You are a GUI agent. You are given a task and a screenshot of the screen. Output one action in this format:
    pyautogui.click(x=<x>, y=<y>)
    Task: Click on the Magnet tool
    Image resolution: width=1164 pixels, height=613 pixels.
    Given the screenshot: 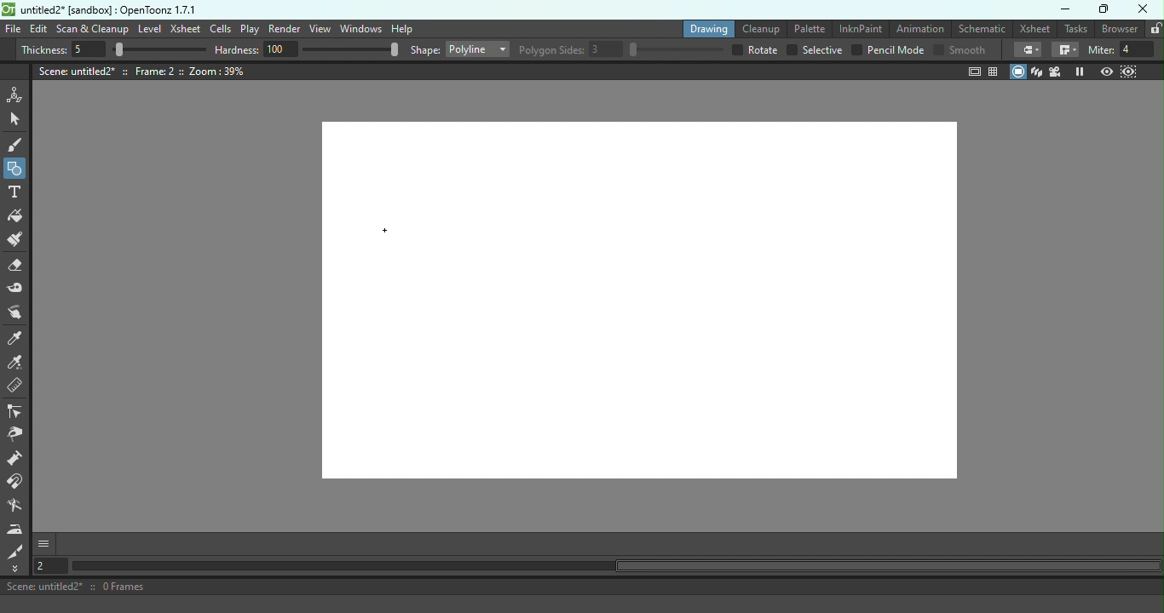 What is the action you would take?
    pyautogui.click(x=18, y=484)
    